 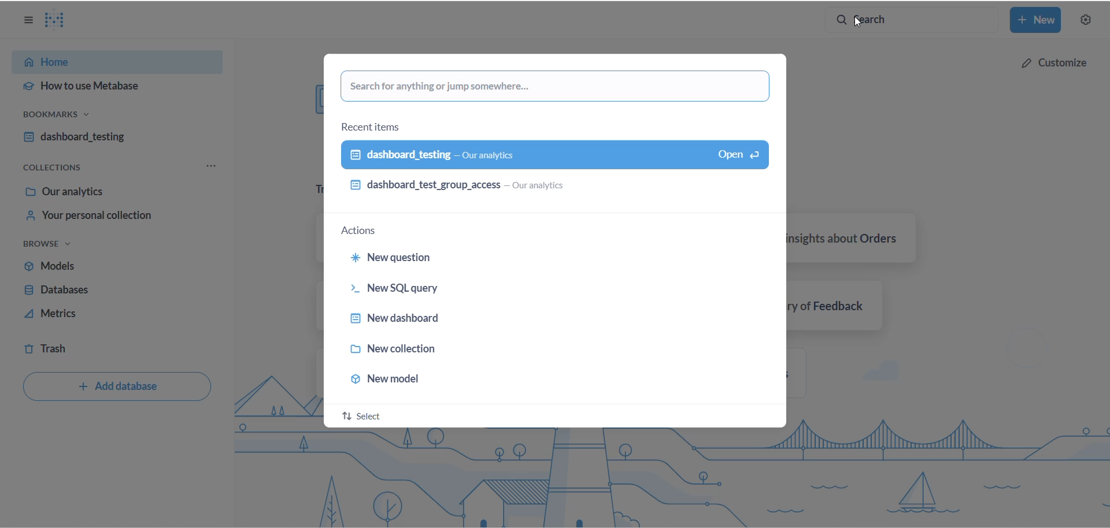 I want to click on how to use metabase, so click(x=119, y=87).